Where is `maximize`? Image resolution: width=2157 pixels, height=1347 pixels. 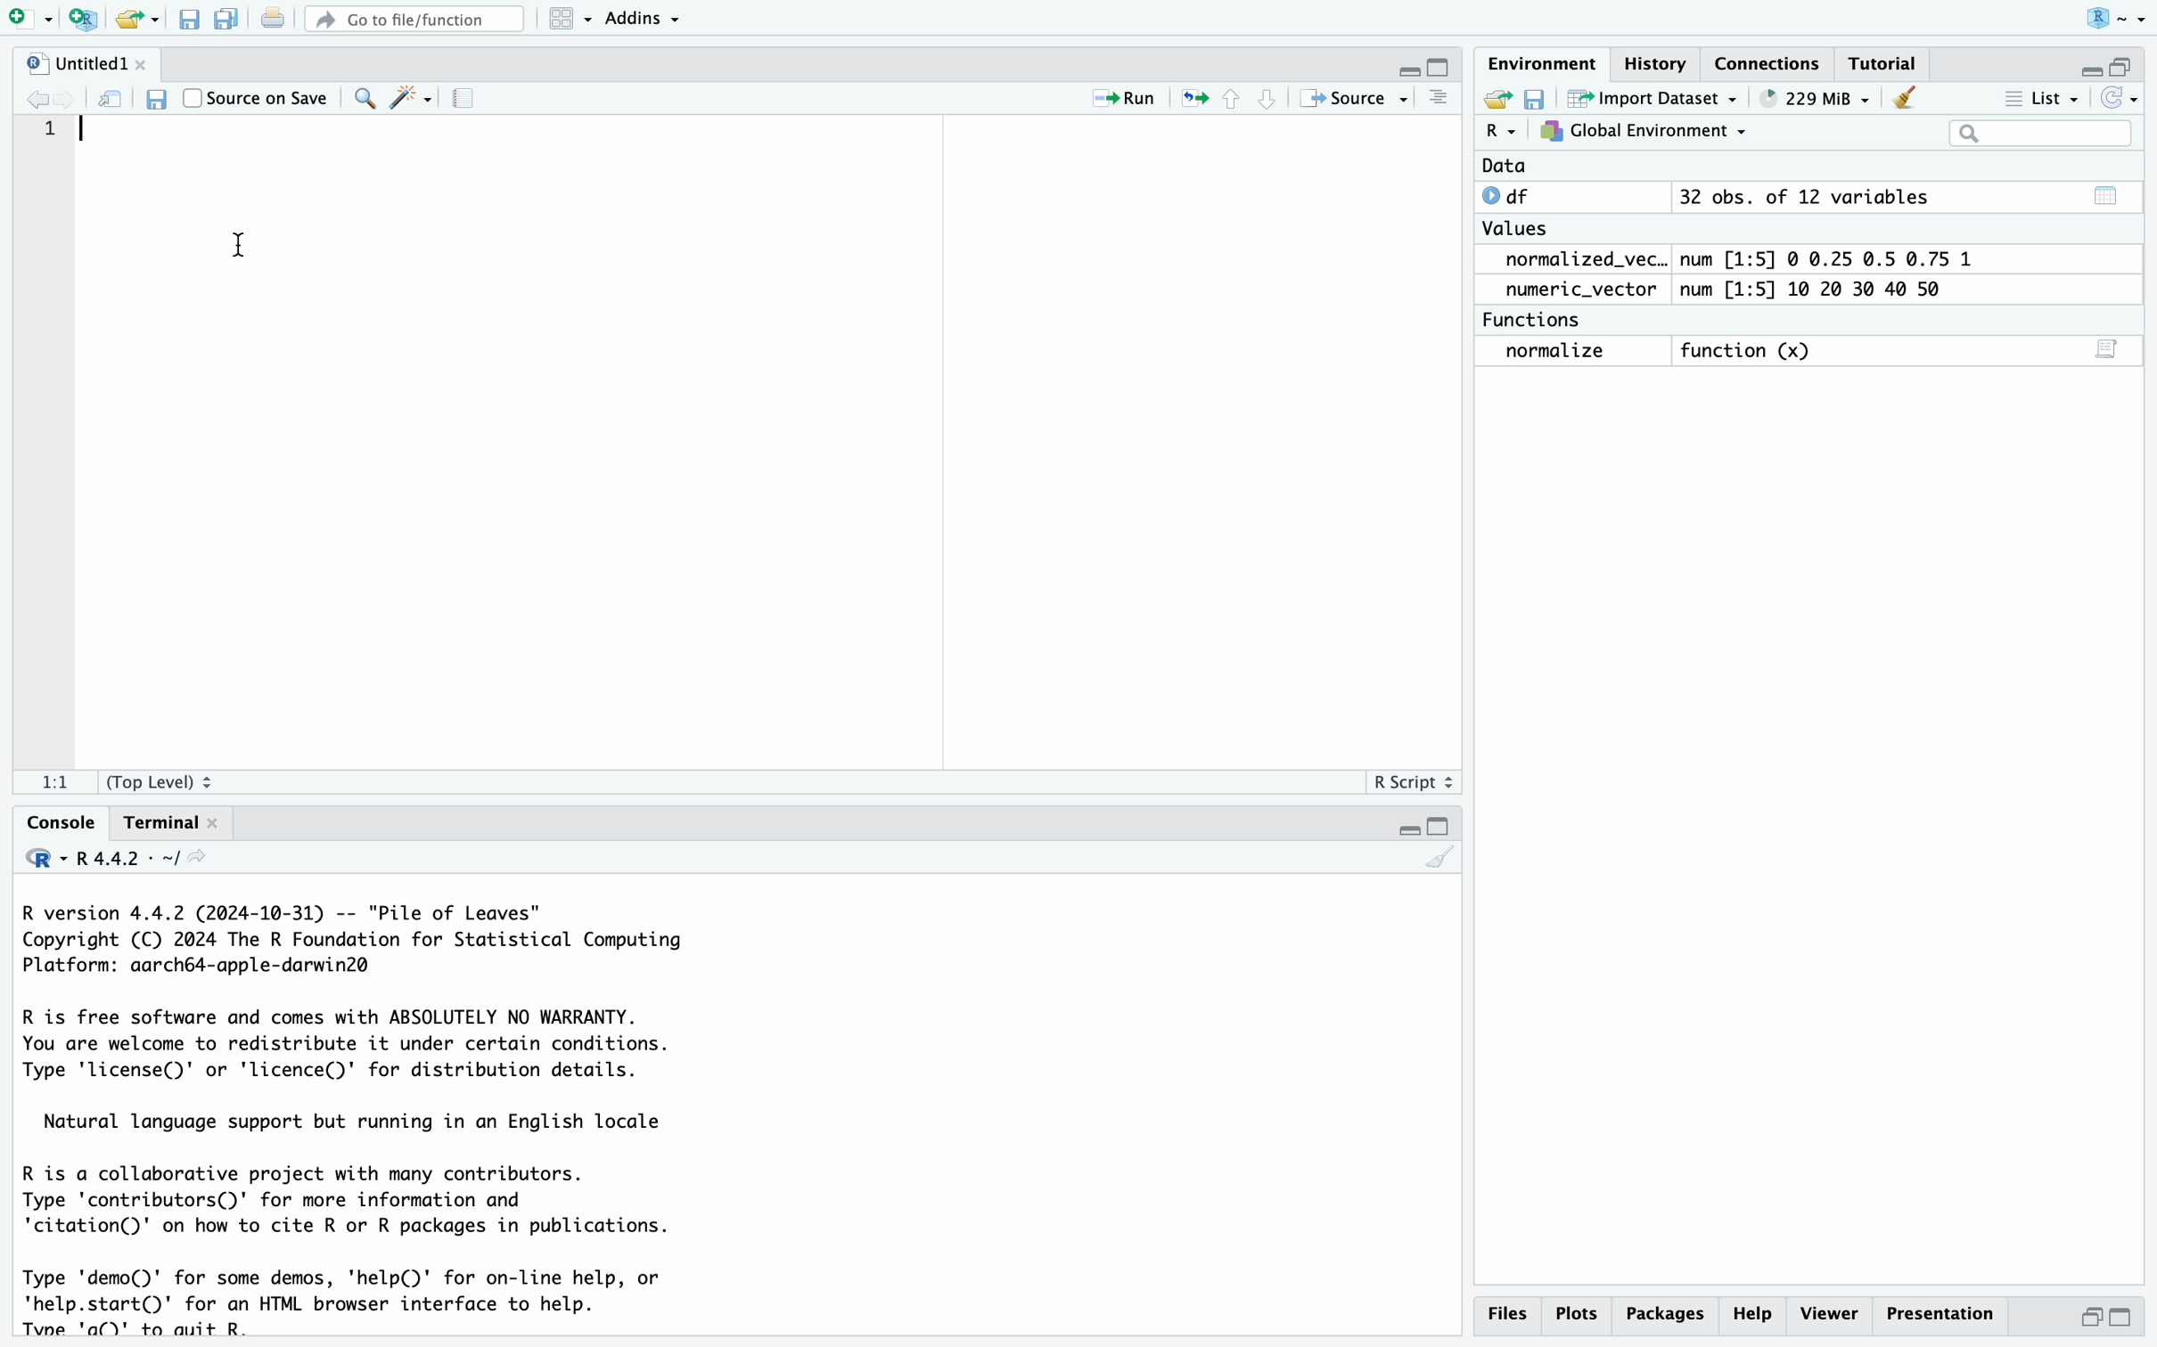
maximize is located at coordinates (2123, 67).